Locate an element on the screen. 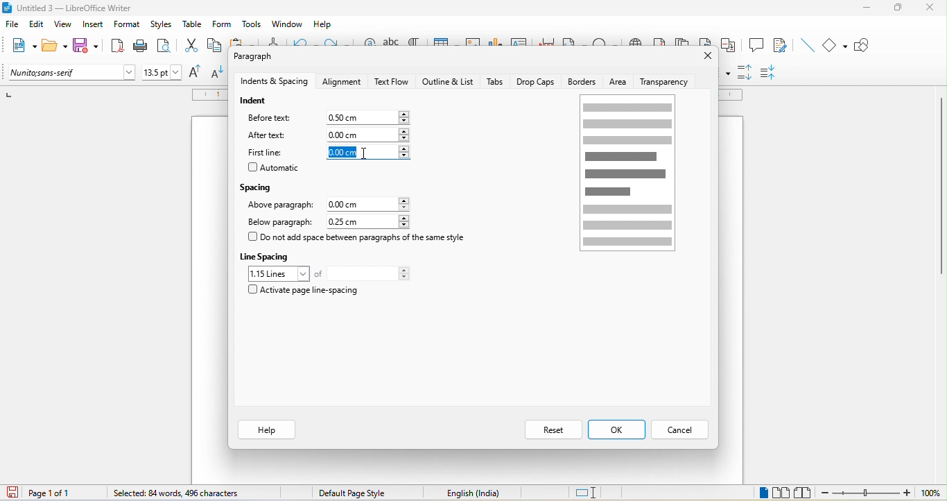 This screenshot has height=501, width=947. maximize is located at coordinates (893, 8).